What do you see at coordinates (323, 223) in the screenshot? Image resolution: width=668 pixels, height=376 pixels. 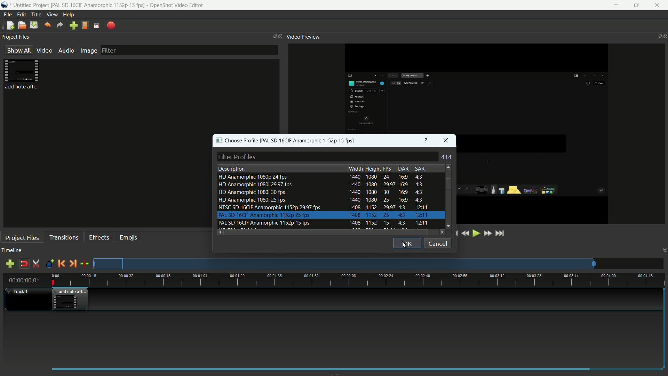 I see `profile-7` at bounding box center [323, 223].